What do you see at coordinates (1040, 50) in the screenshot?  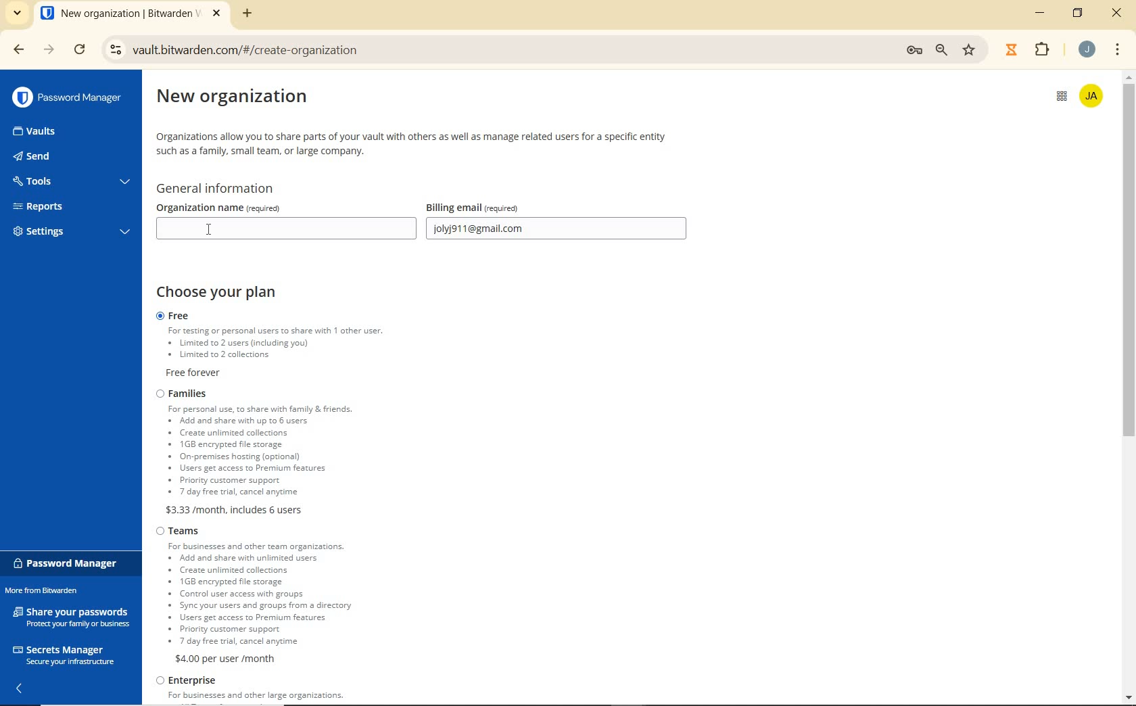 I see `extensions` at bounding box center [1040, 50].